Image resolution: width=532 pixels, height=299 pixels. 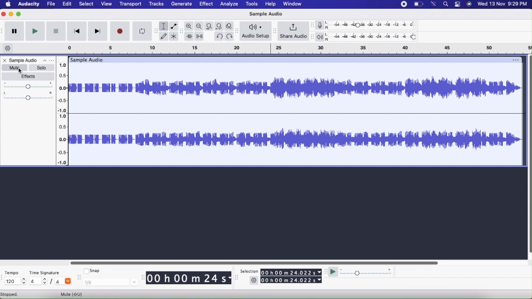 I want to click on Envelope tool, so click(x=174, y=26).